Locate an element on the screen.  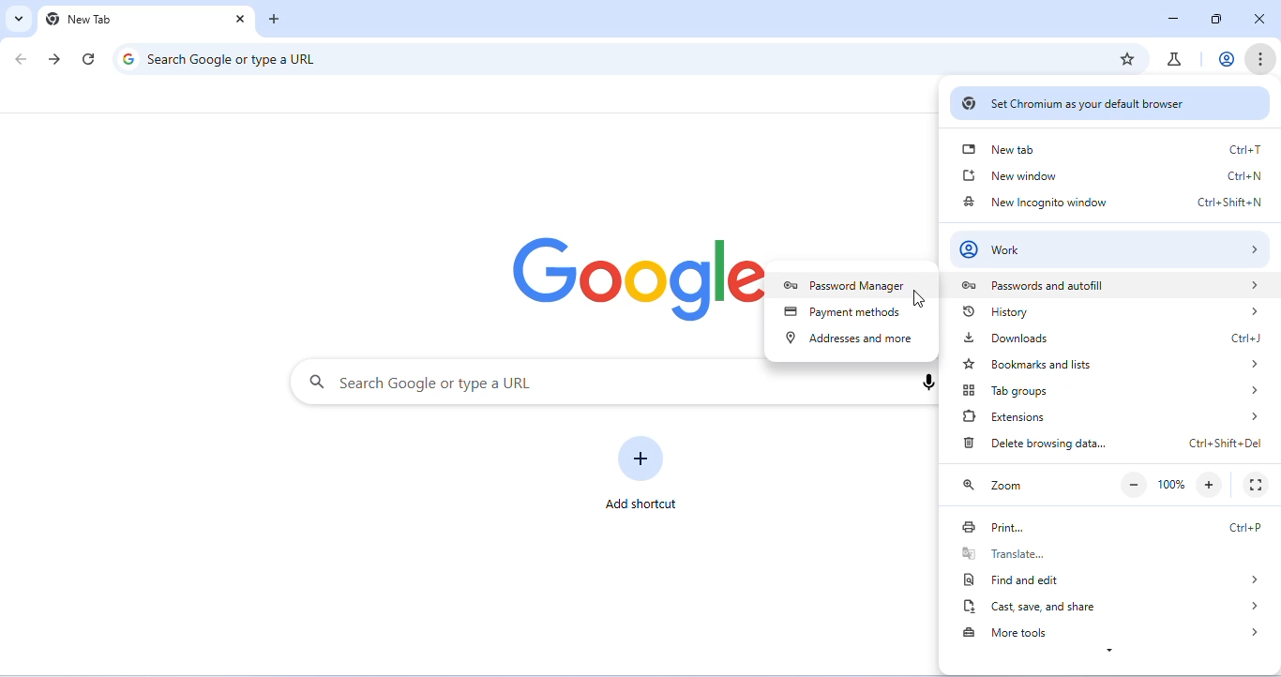
passwords and autofill is located at coordinates (1109, 284).